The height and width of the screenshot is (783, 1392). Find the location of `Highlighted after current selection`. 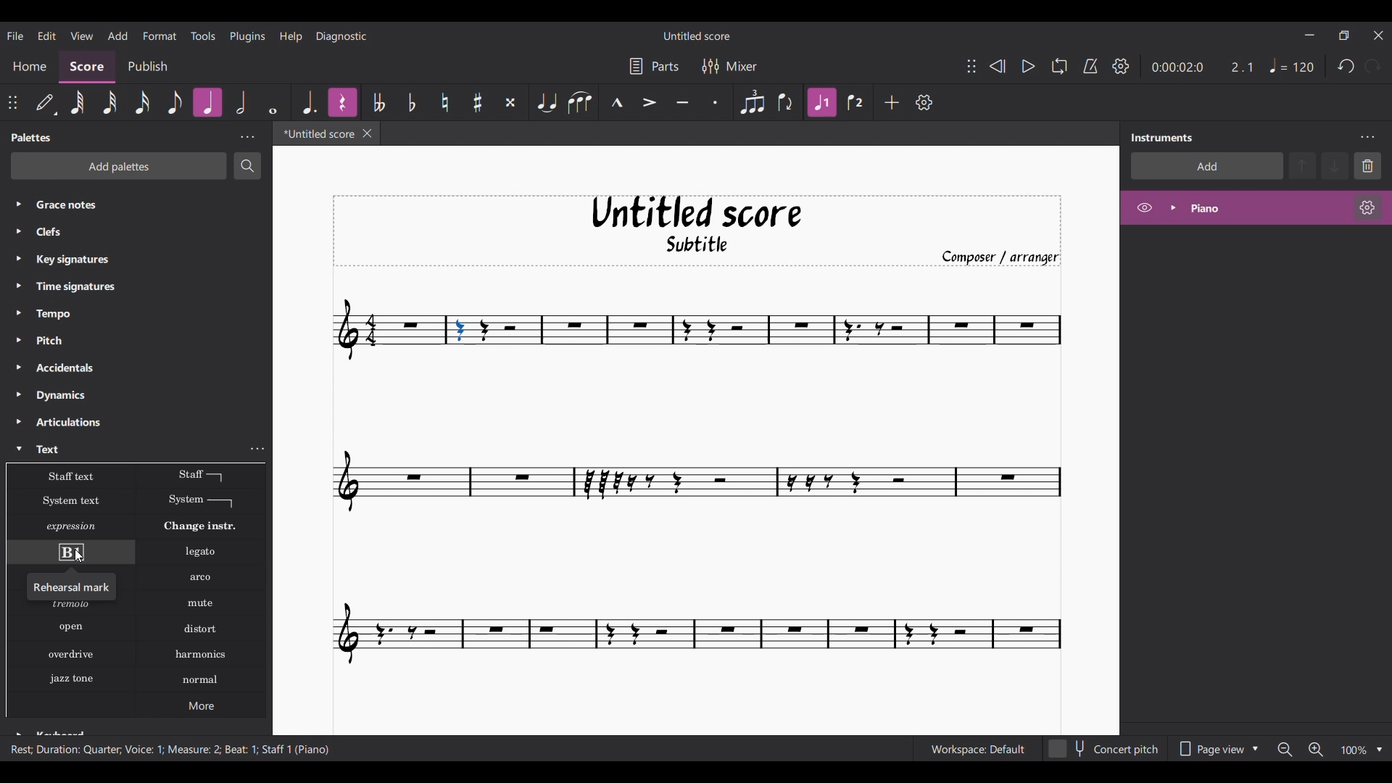

Highlighted after current selection is located at coordinates (208, 102).